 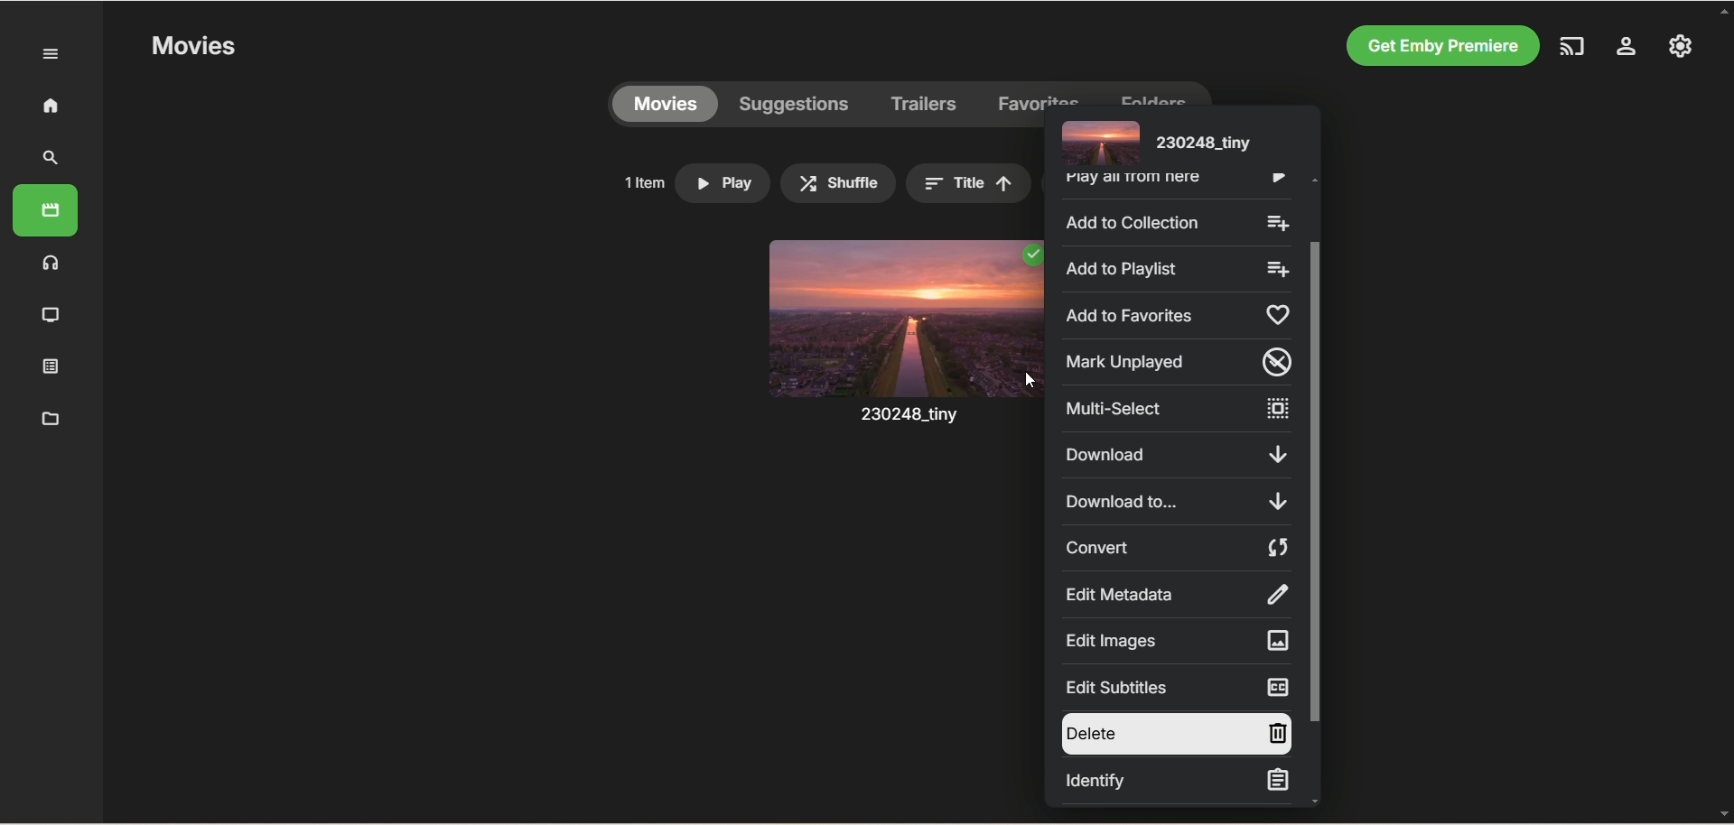 I want to click on identify, so click(x=1175, y=782).